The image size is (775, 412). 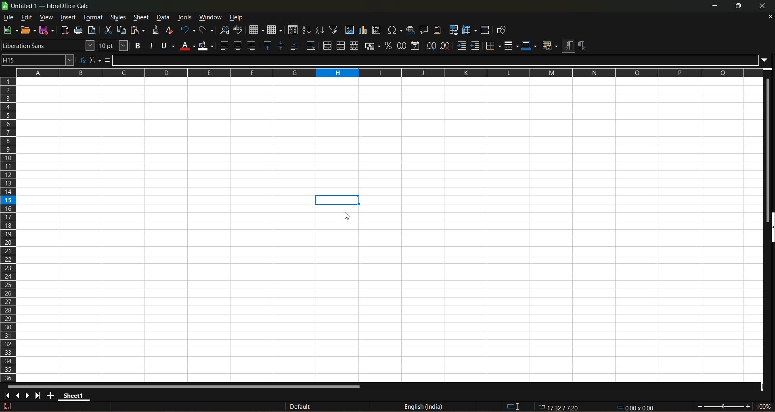 What do you see at coordinates (363, 30) in the screenshot?
I see `insert chart` at bounding box center [363, 30].